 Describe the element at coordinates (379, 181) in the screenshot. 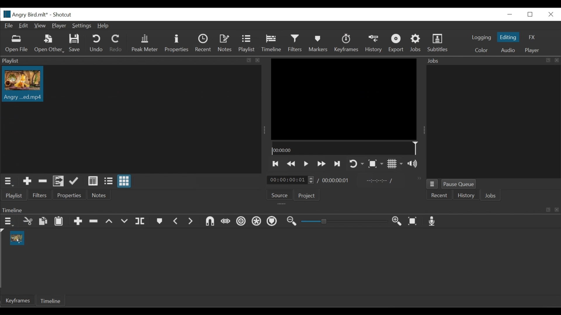

I see `In point` at that location.